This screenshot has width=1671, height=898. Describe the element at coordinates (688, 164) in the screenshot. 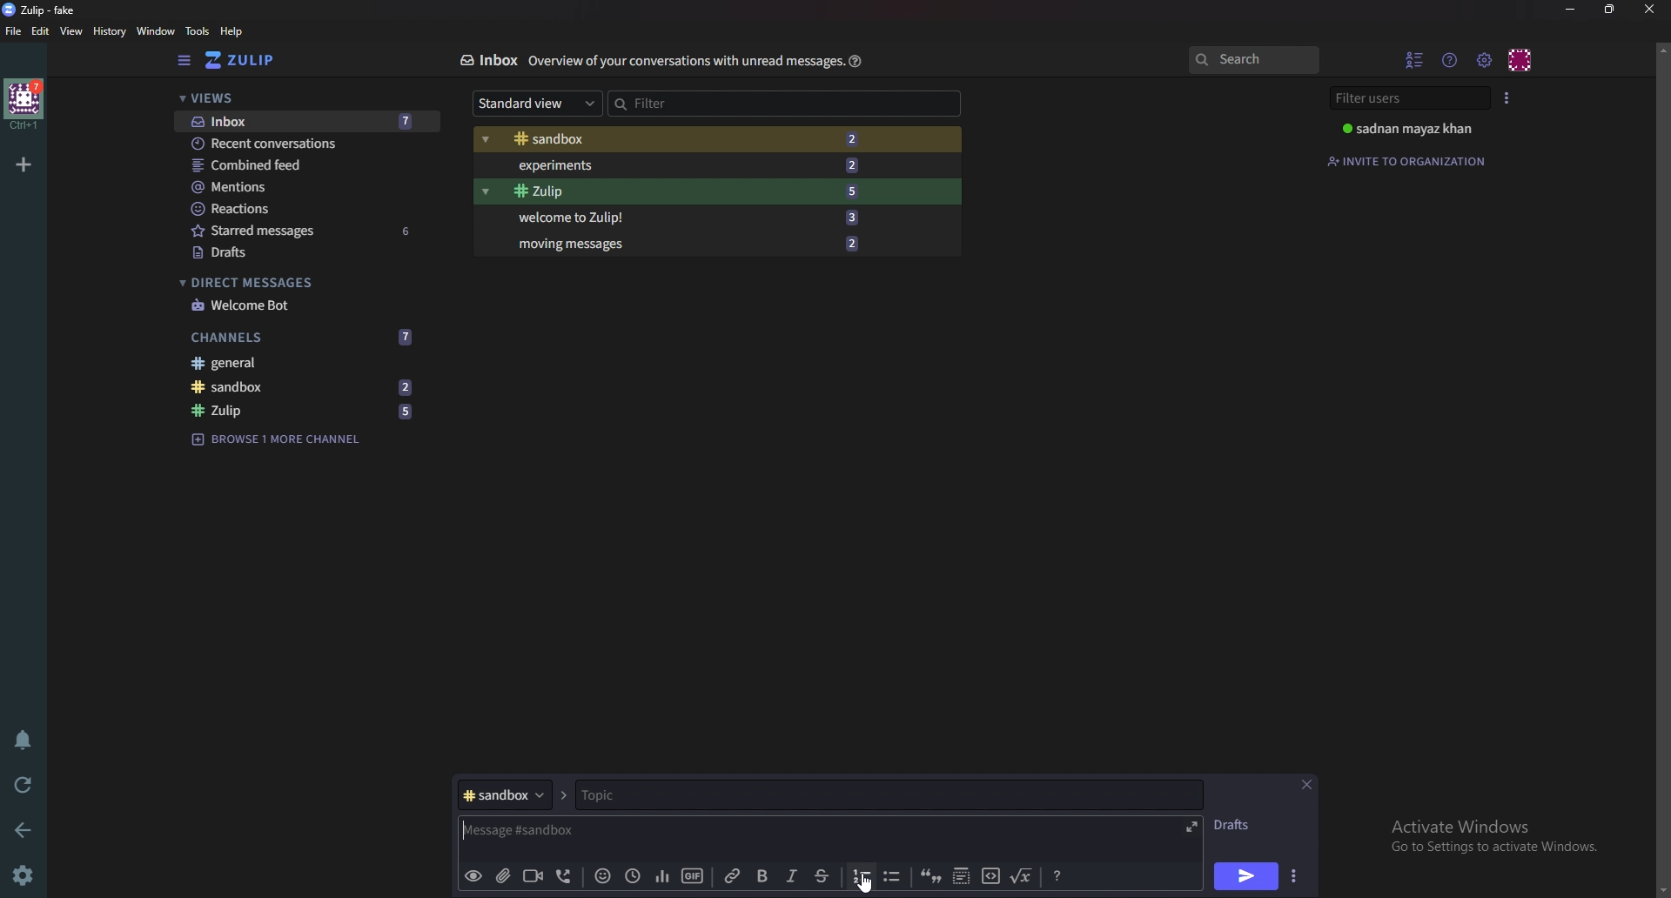

I see `Experiments` at that location.